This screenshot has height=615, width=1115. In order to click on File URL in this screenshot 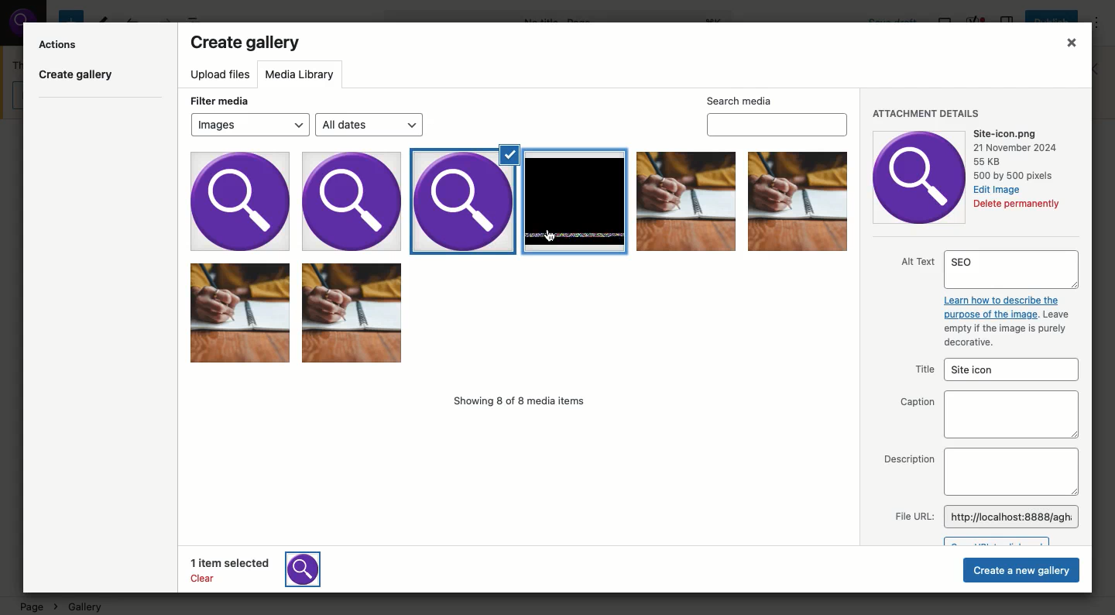, I will do `click(984, 517)`.